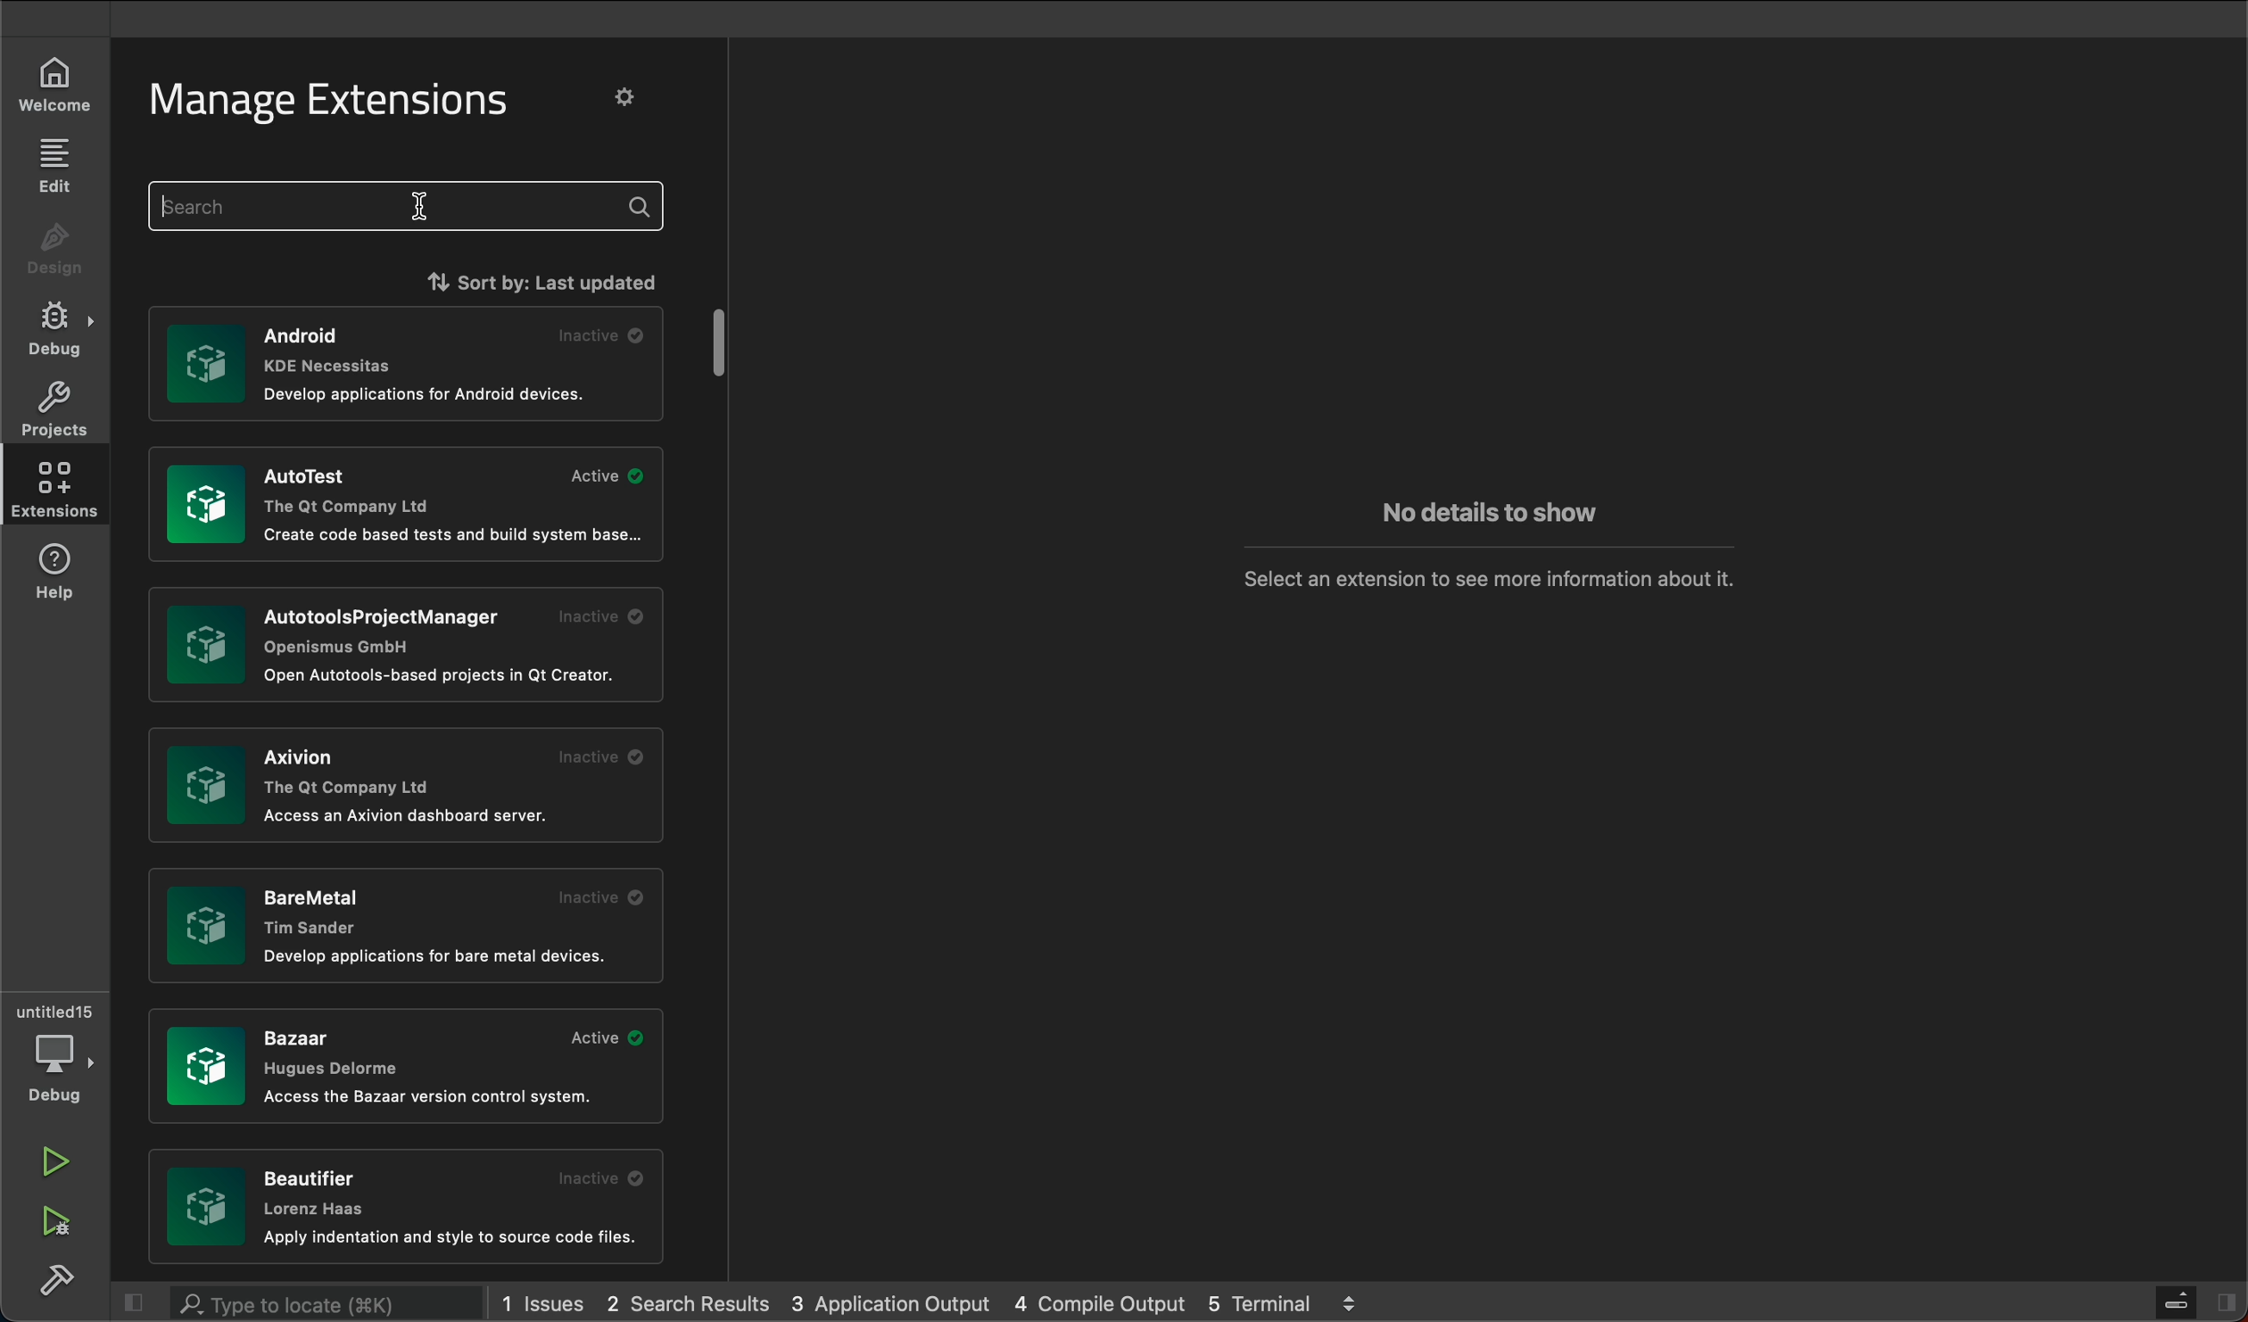 Image resolution: width=2248 pixels, height=1322 pixels. What do you see at coordinates (349, 101) in the screenshot?
I see `manage extensions` at bounding box center [349, 101].